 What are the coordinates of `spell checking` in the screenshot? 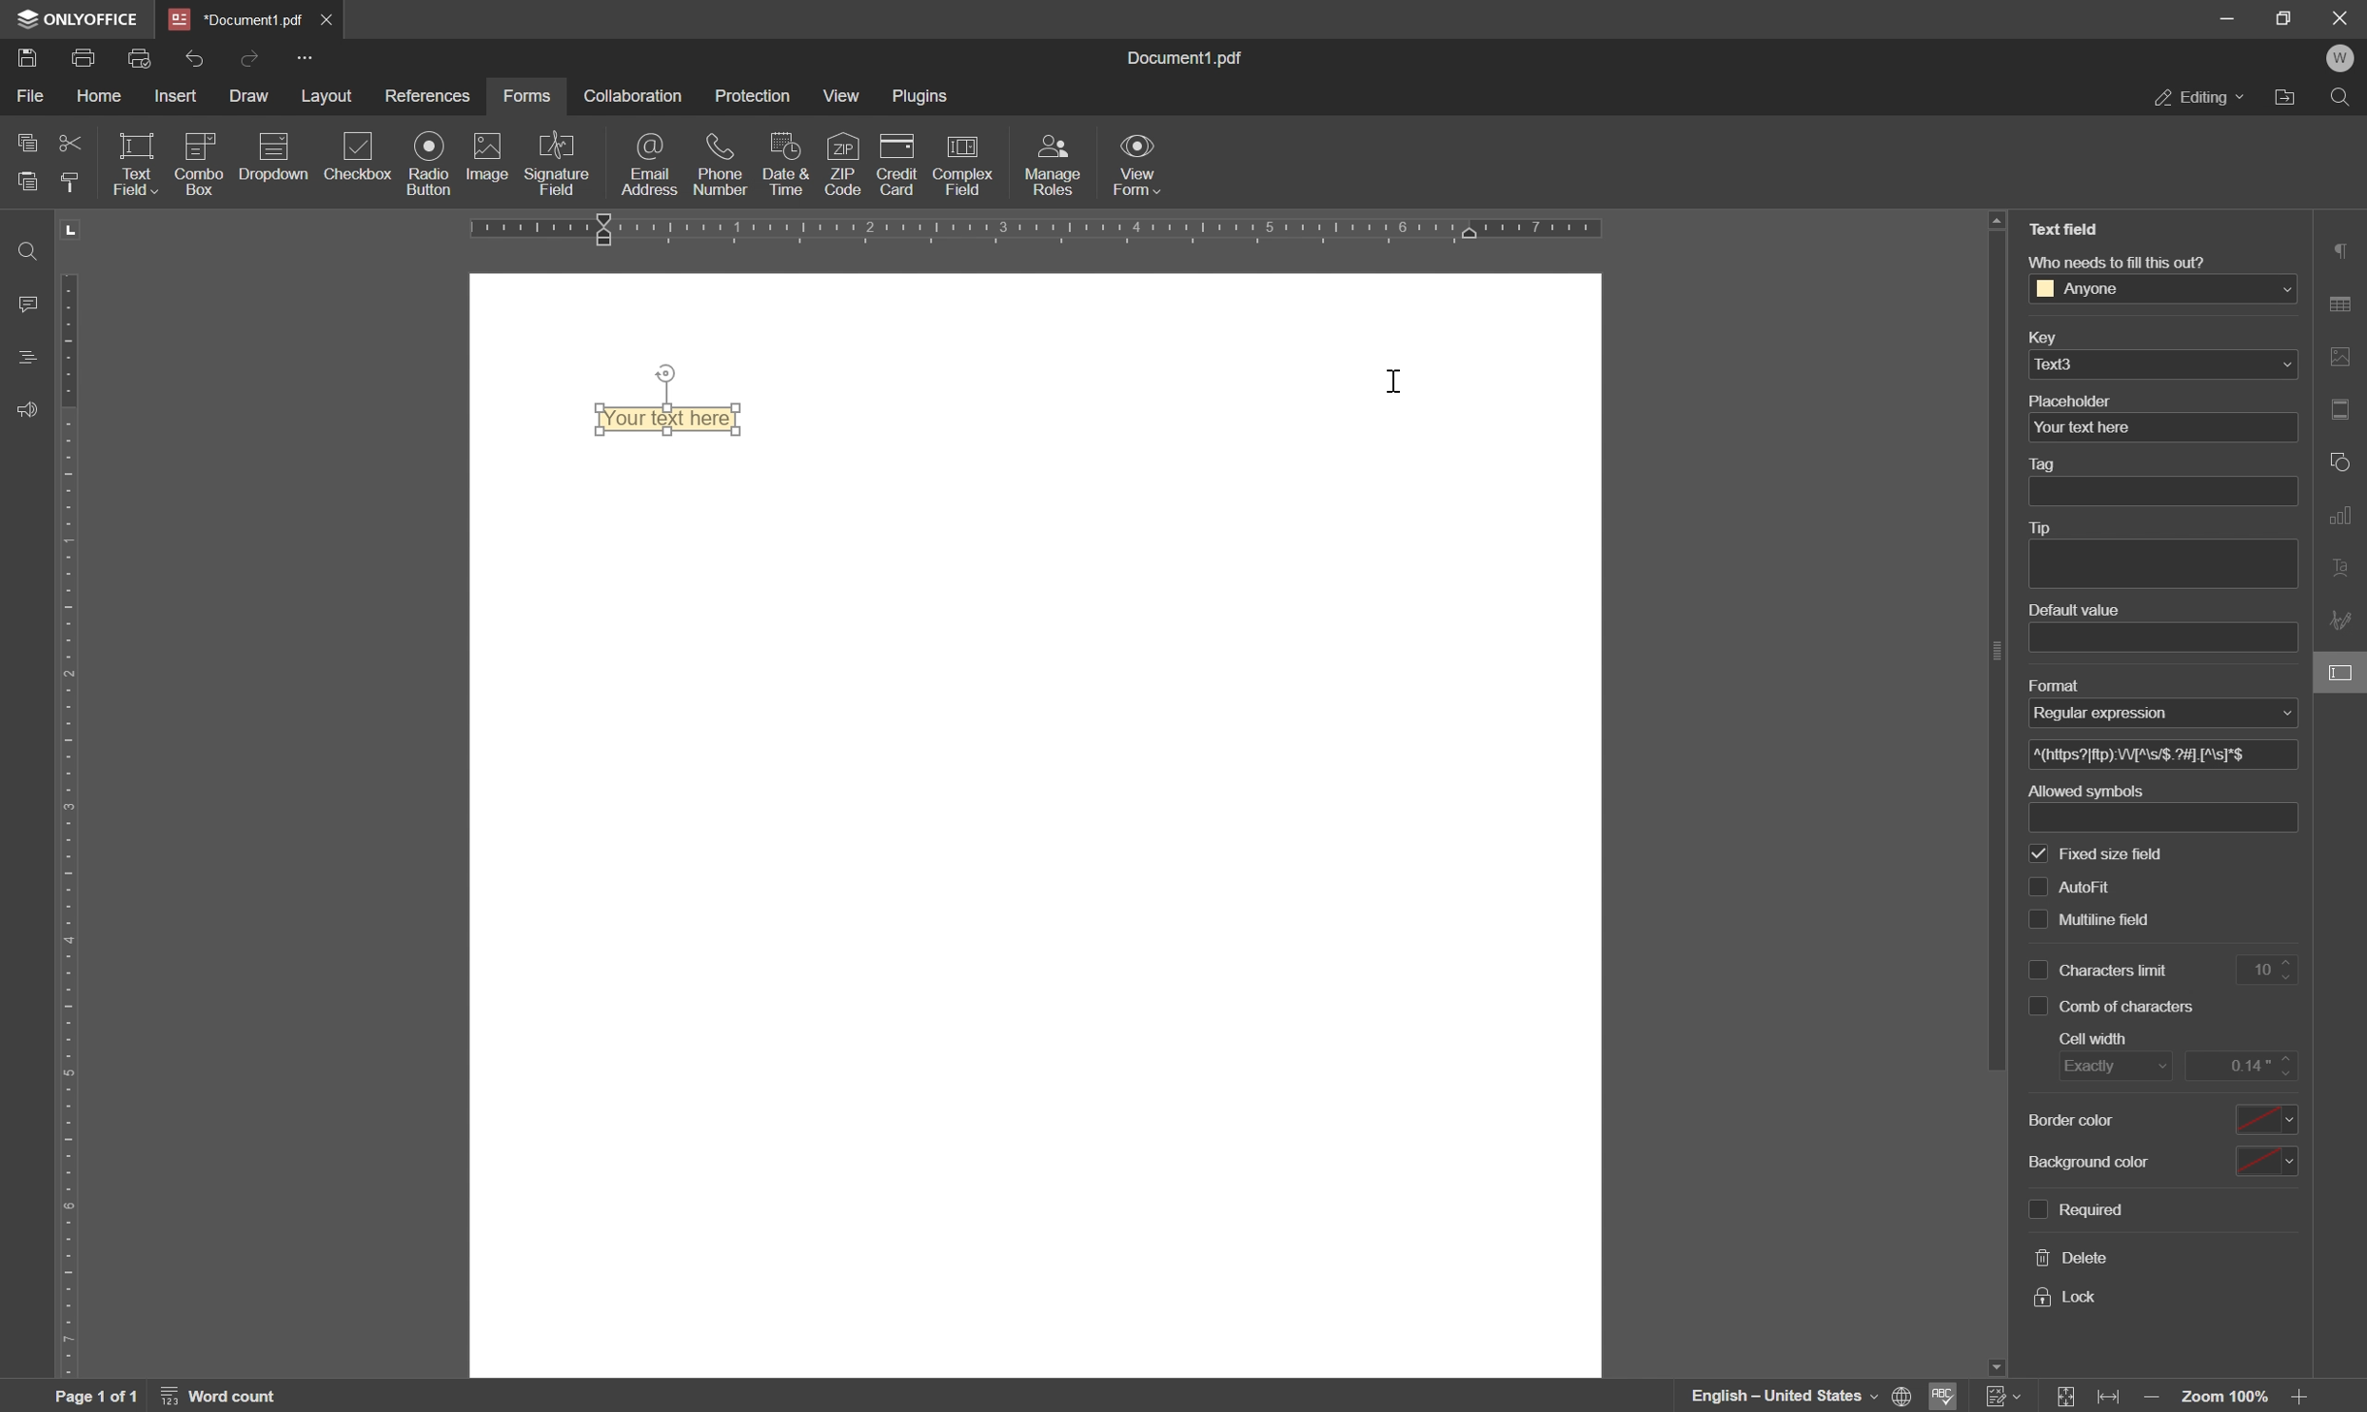 It's located at (1948, 1397).